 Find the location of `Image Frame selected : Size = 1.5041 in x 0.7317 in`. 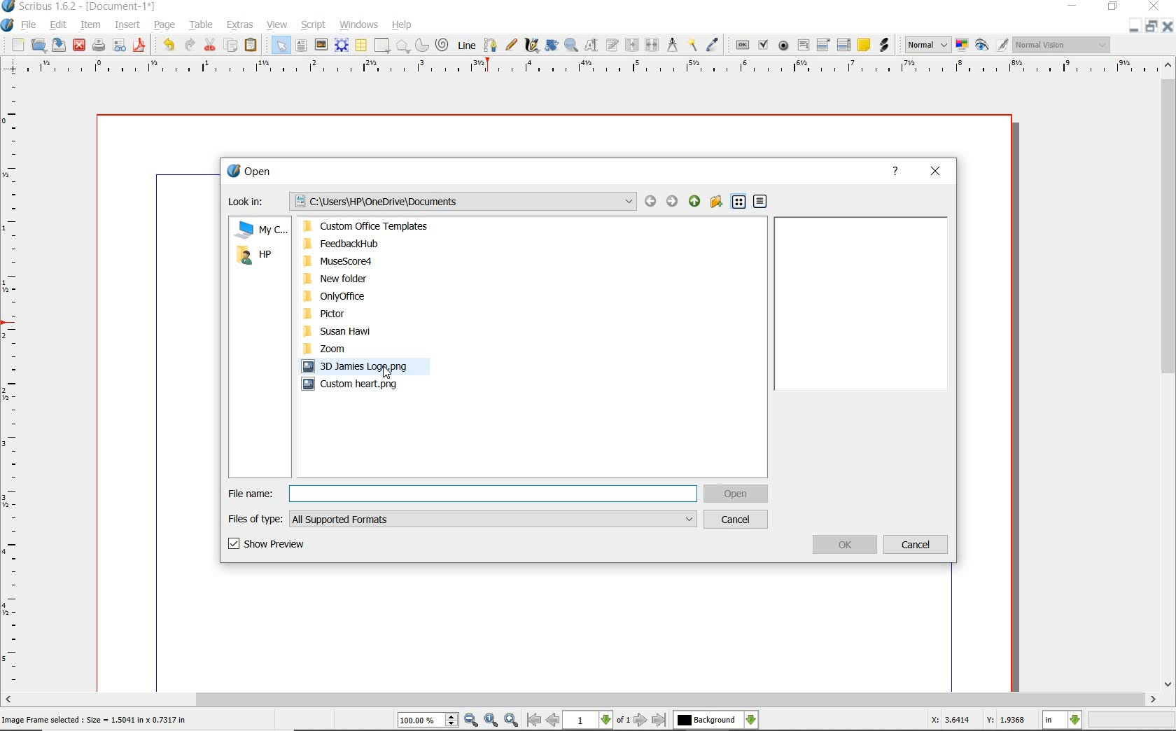

Image Frame selected : Size = 1.5041 in x 0.7317 in is located at coordinates (94, 718).